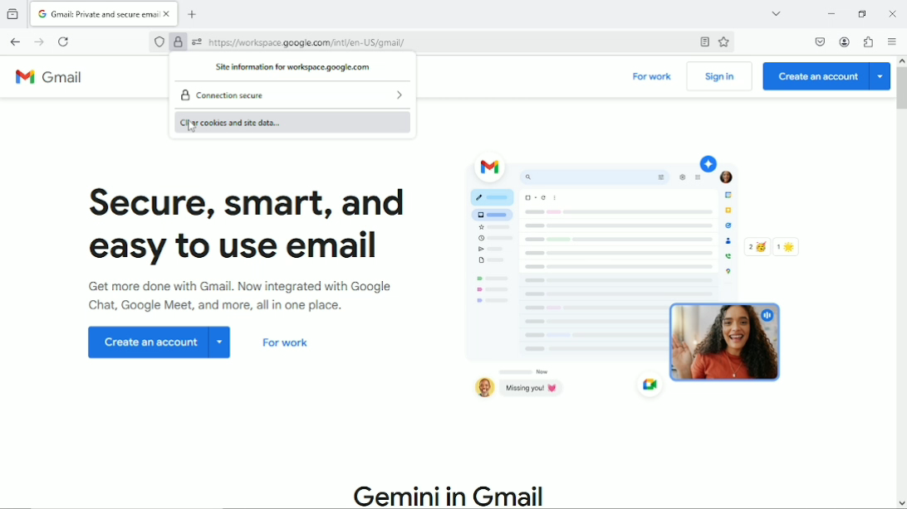 The image size is (907, 509). What do you see at coordinates (15, 41) in the screenshot?
I see `Go back` at bounding box center [15, 41].